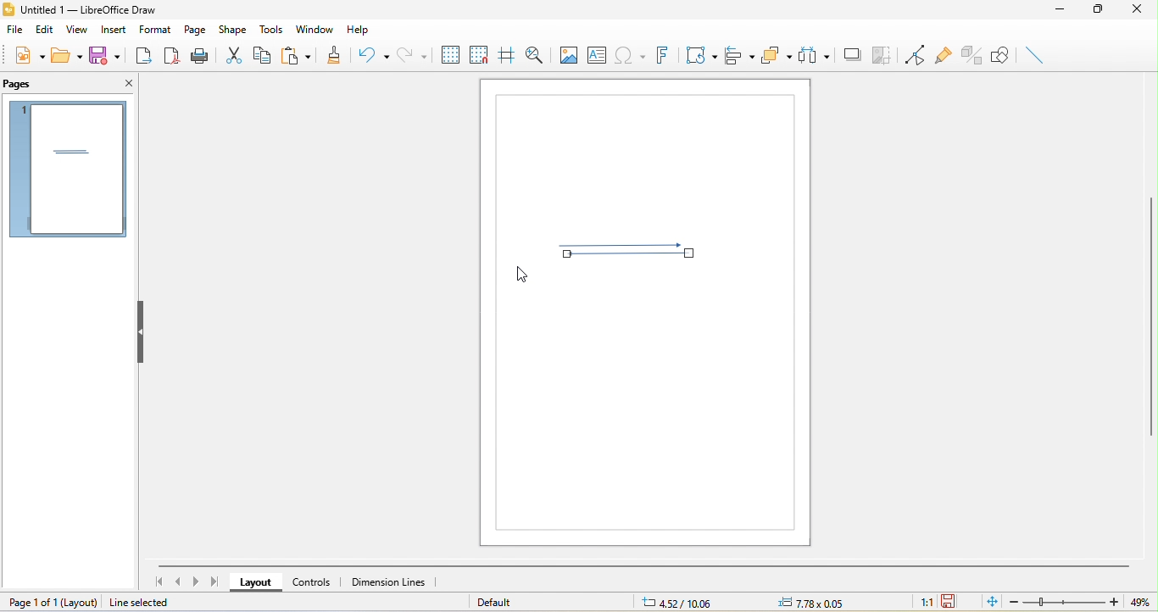 The width and height of the screenshot is (1158, 612). What do you see at coordinates (1140, 11) in the screenshot?
I see `close` at bounding box center [1140, 11].